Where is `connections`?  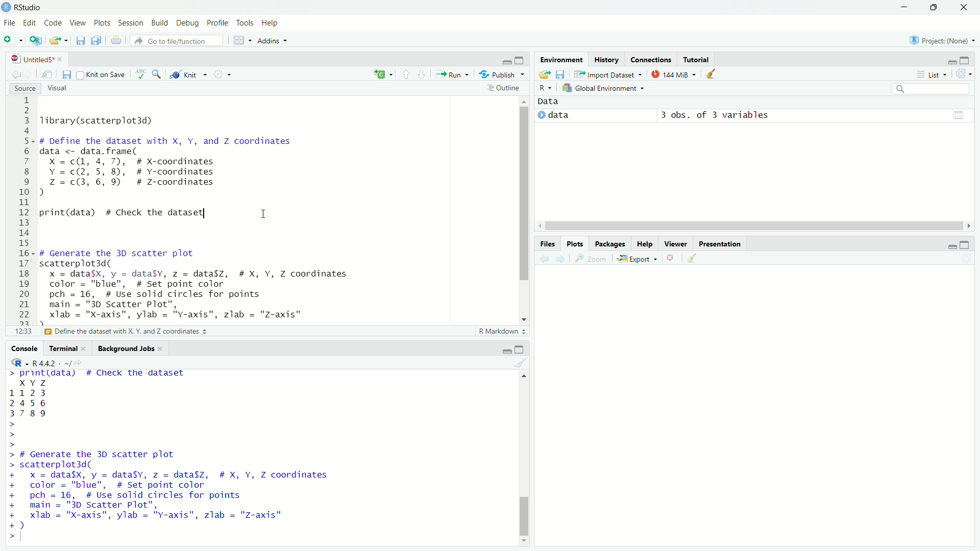
connections is located at coordinates (651, 58).